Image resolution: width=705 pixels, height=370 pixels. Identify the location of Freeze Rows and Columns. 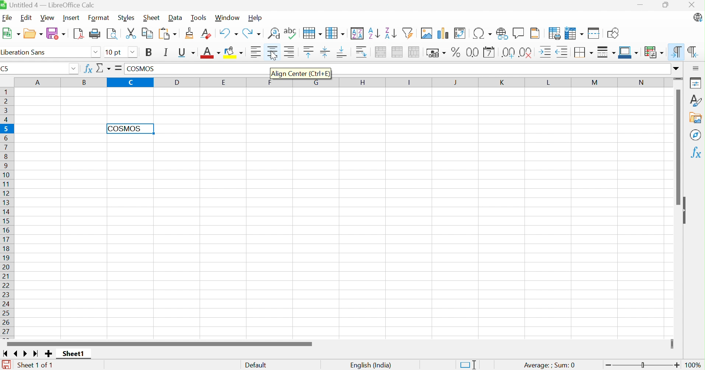
(575, 33).